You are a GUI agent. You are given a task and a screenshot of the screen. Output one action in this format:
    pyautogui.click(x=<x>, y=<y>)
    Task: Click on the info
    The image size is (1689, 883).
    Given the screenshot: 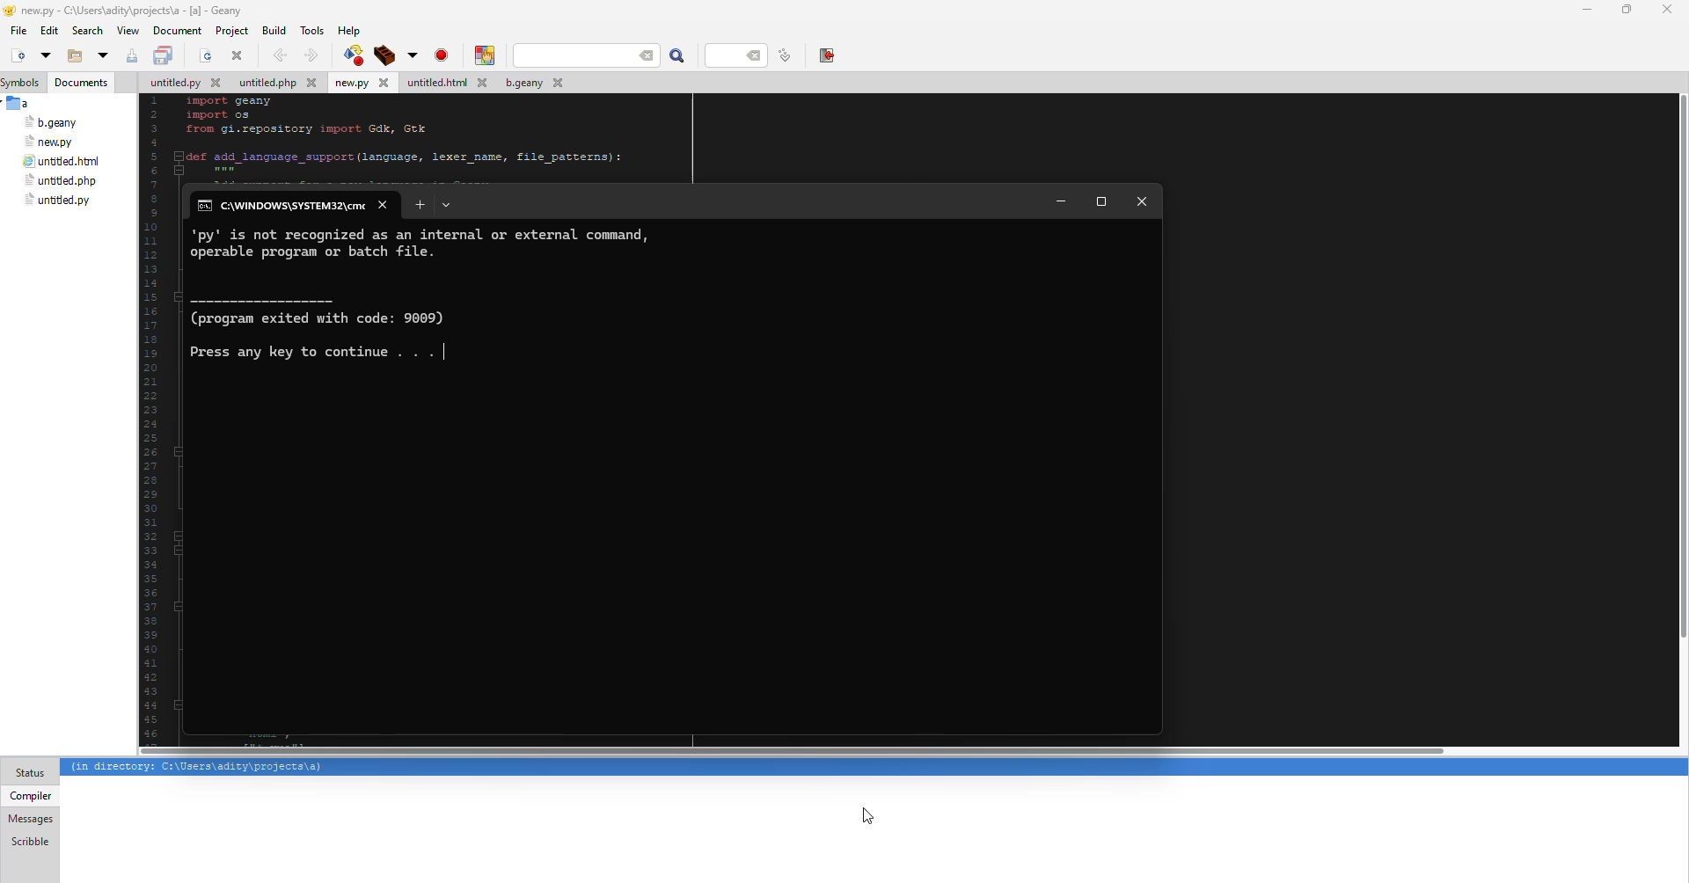 What is the action you would take?
    pyautogui.click(x=318, y=311)
    